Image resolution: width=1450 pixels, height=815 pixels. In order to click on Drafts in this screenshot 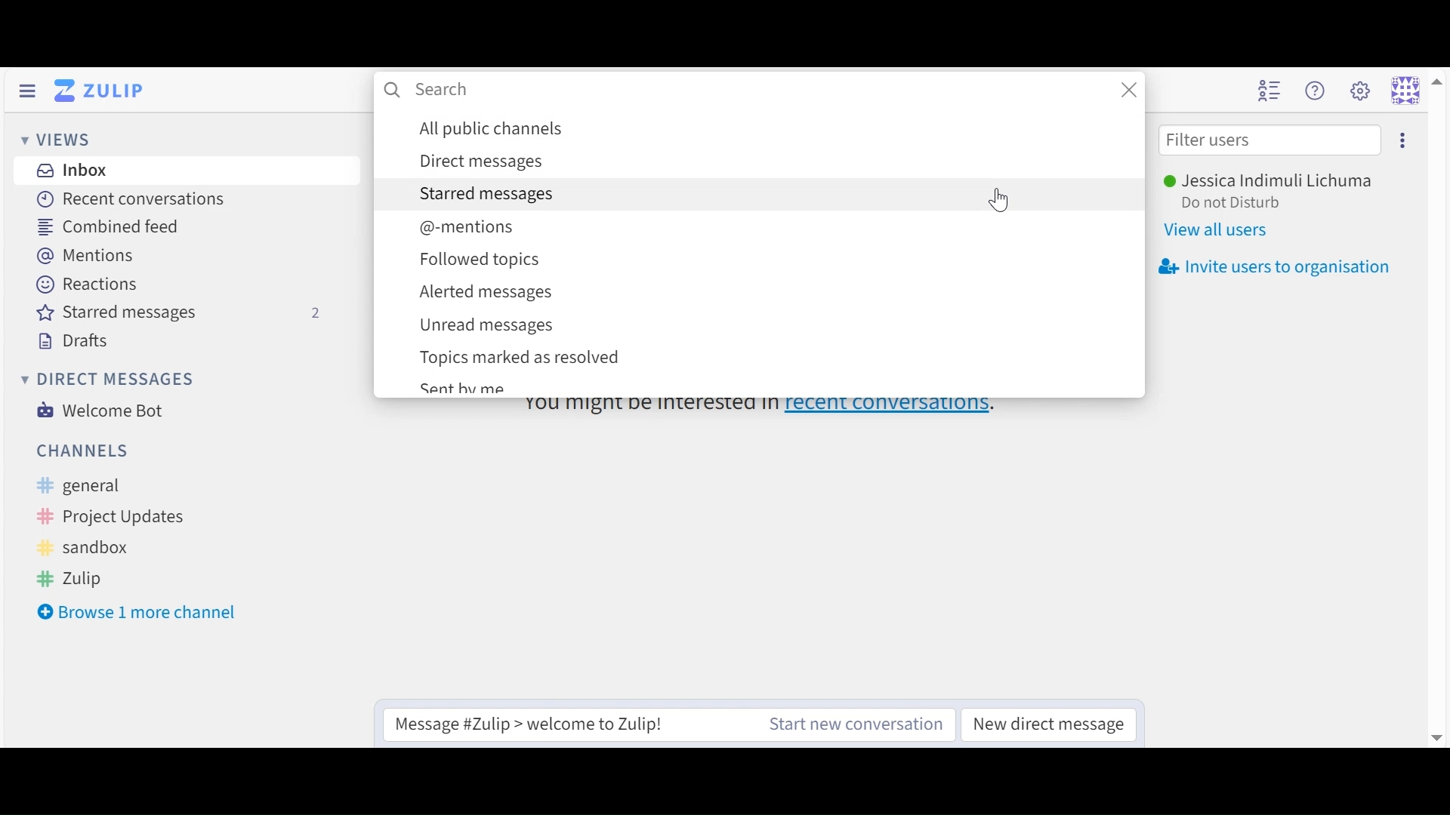, I will do `click(74, 340)`.